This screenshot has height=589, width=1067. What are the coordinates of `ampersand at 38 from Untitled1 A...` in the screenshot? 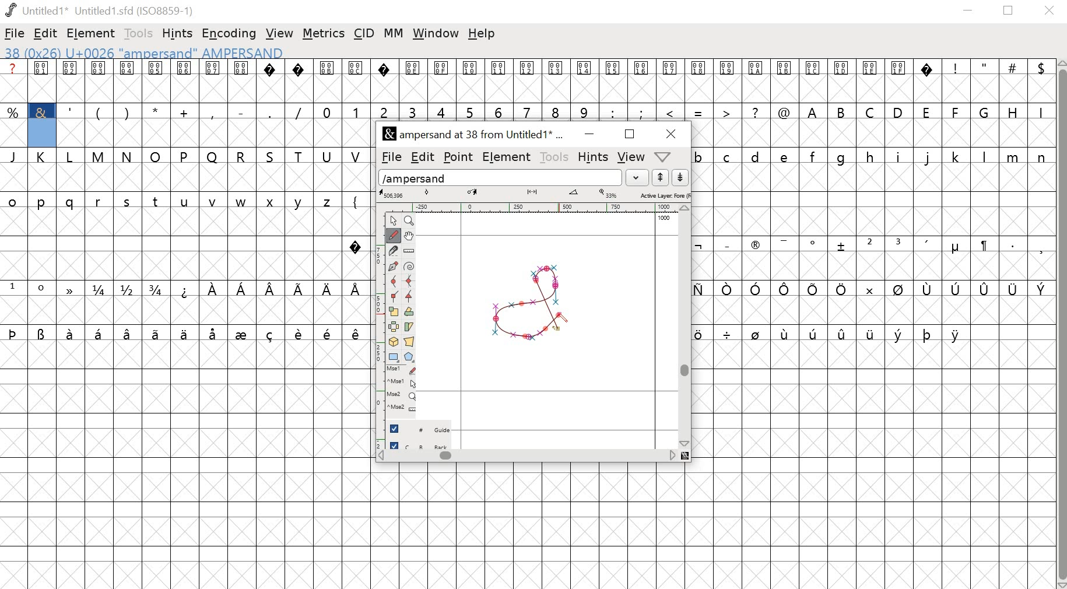 It's located at (476, 135).